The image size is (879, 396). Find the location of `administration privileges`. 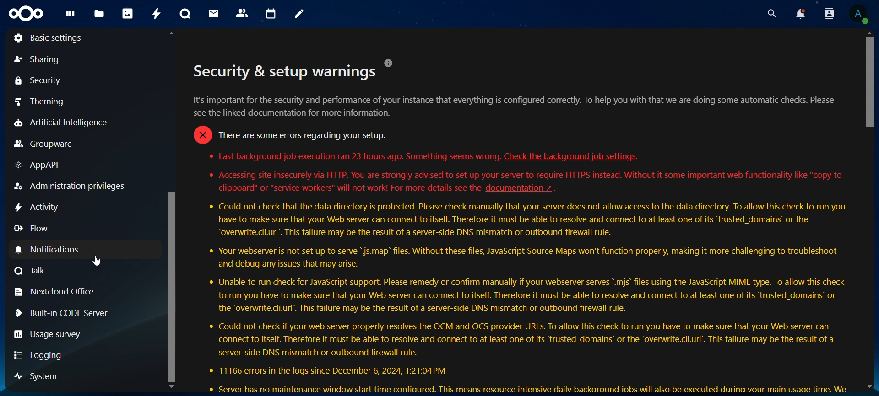

administration privileges is located at coordinates (69, 186).